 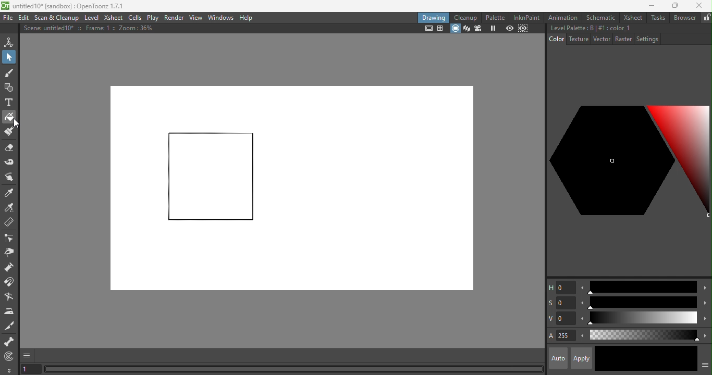 What do you see at coordinates (434, 17) in the screenshot?
I see `Drawing` at bounding box center [434, 17].